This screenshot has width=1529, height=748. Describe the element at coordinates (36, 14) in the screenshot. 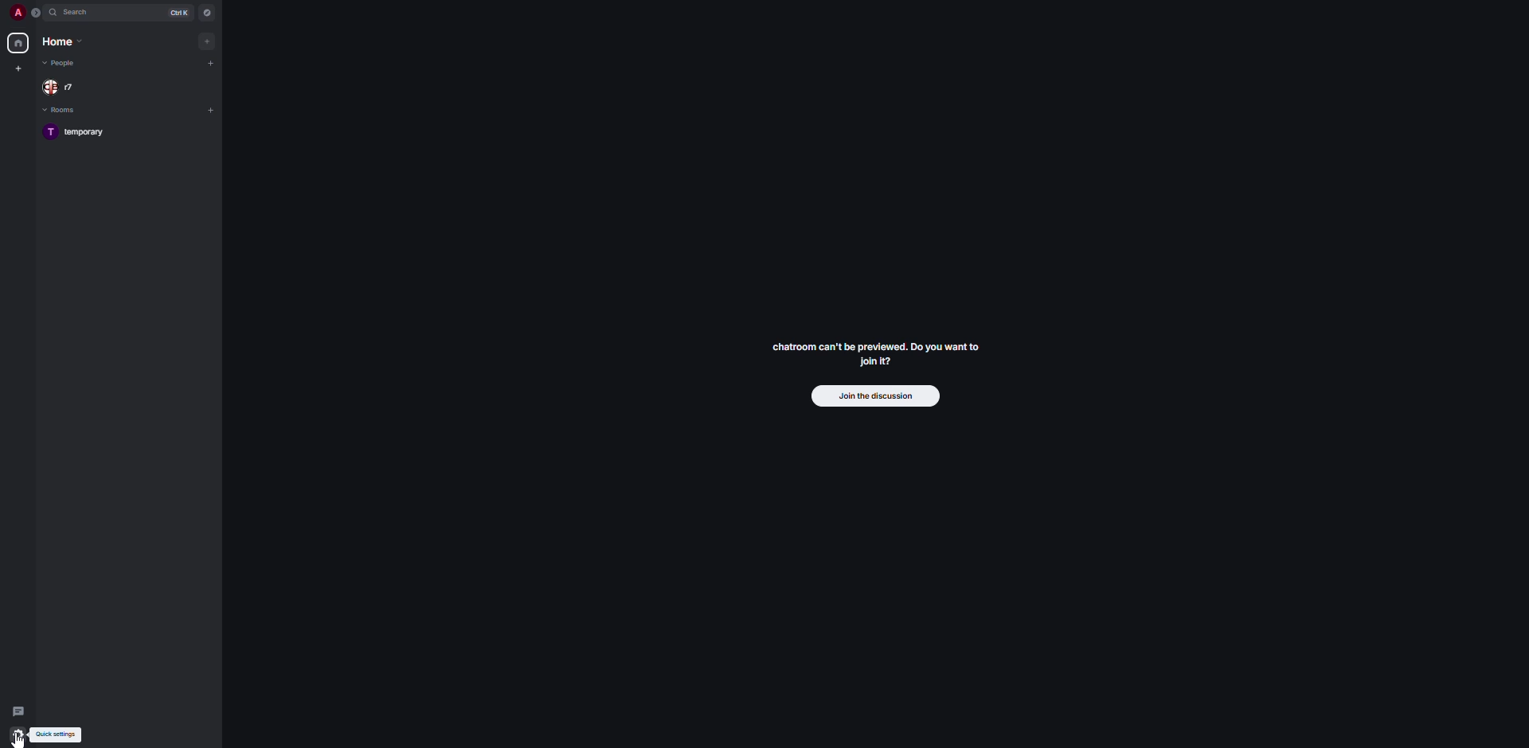

I see `expand` at that location.